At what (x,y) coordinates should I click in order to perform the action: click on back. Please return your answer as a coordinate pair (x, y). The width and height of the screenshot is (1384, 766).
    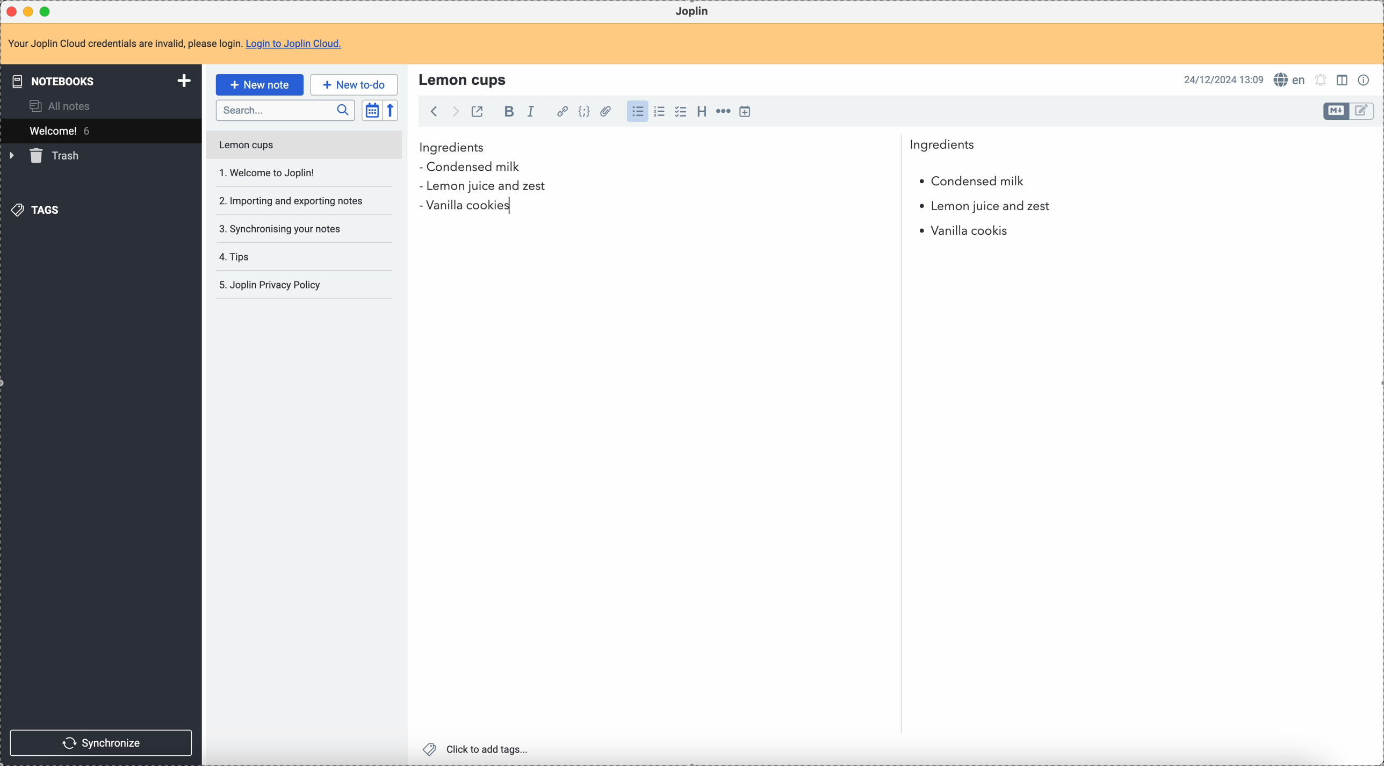
    Looking at the image, I should click on (434, 111).